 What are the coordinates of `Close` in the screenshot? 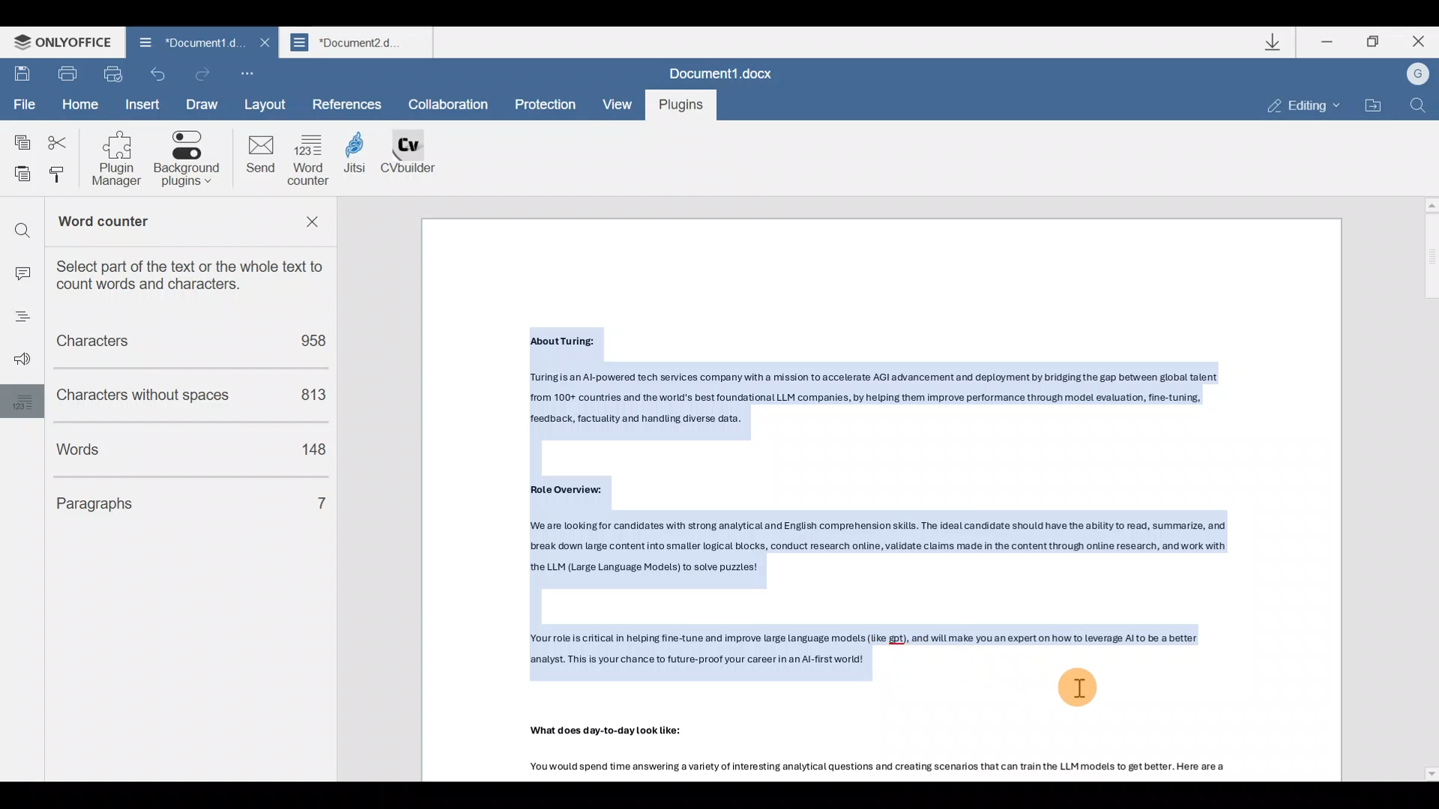 It's located at (1416, 43).